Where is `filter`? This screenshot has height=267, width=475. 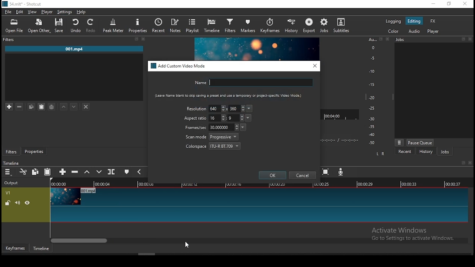 filter is located at coordinates (230, 26).